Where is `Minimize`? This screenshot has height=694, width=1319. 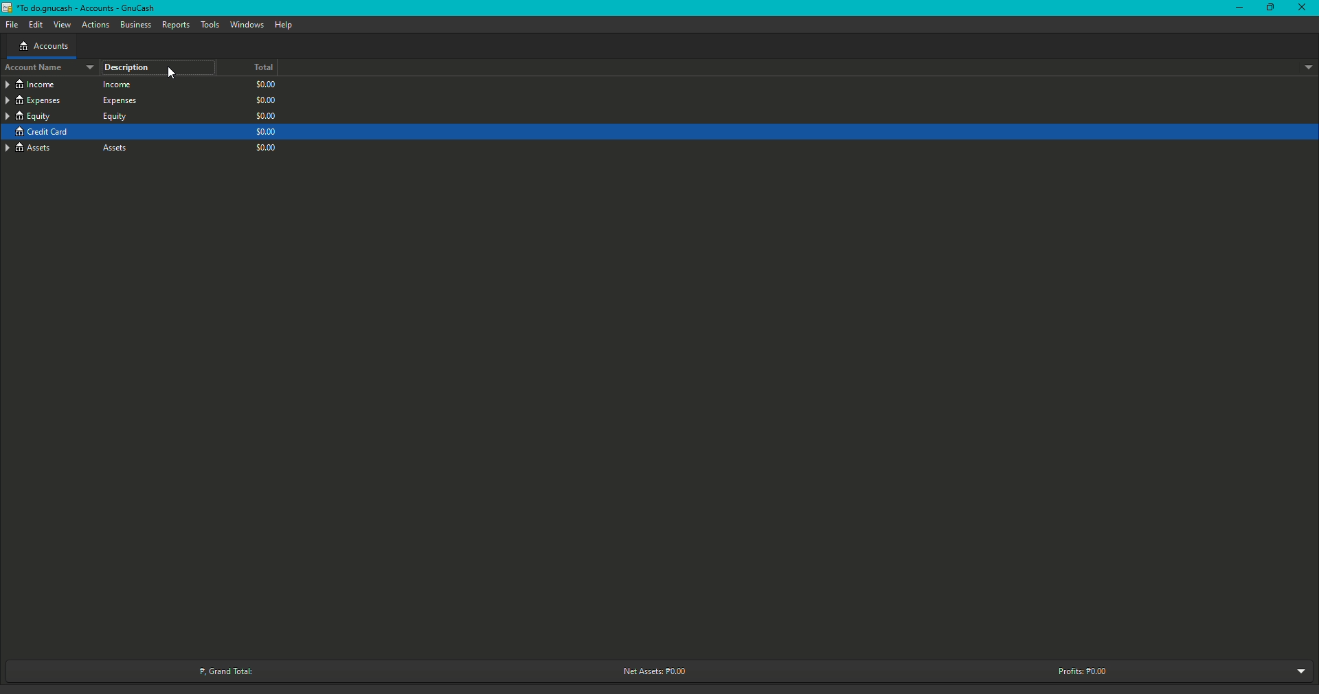
Minimize is located at coordinates (1236, 8).